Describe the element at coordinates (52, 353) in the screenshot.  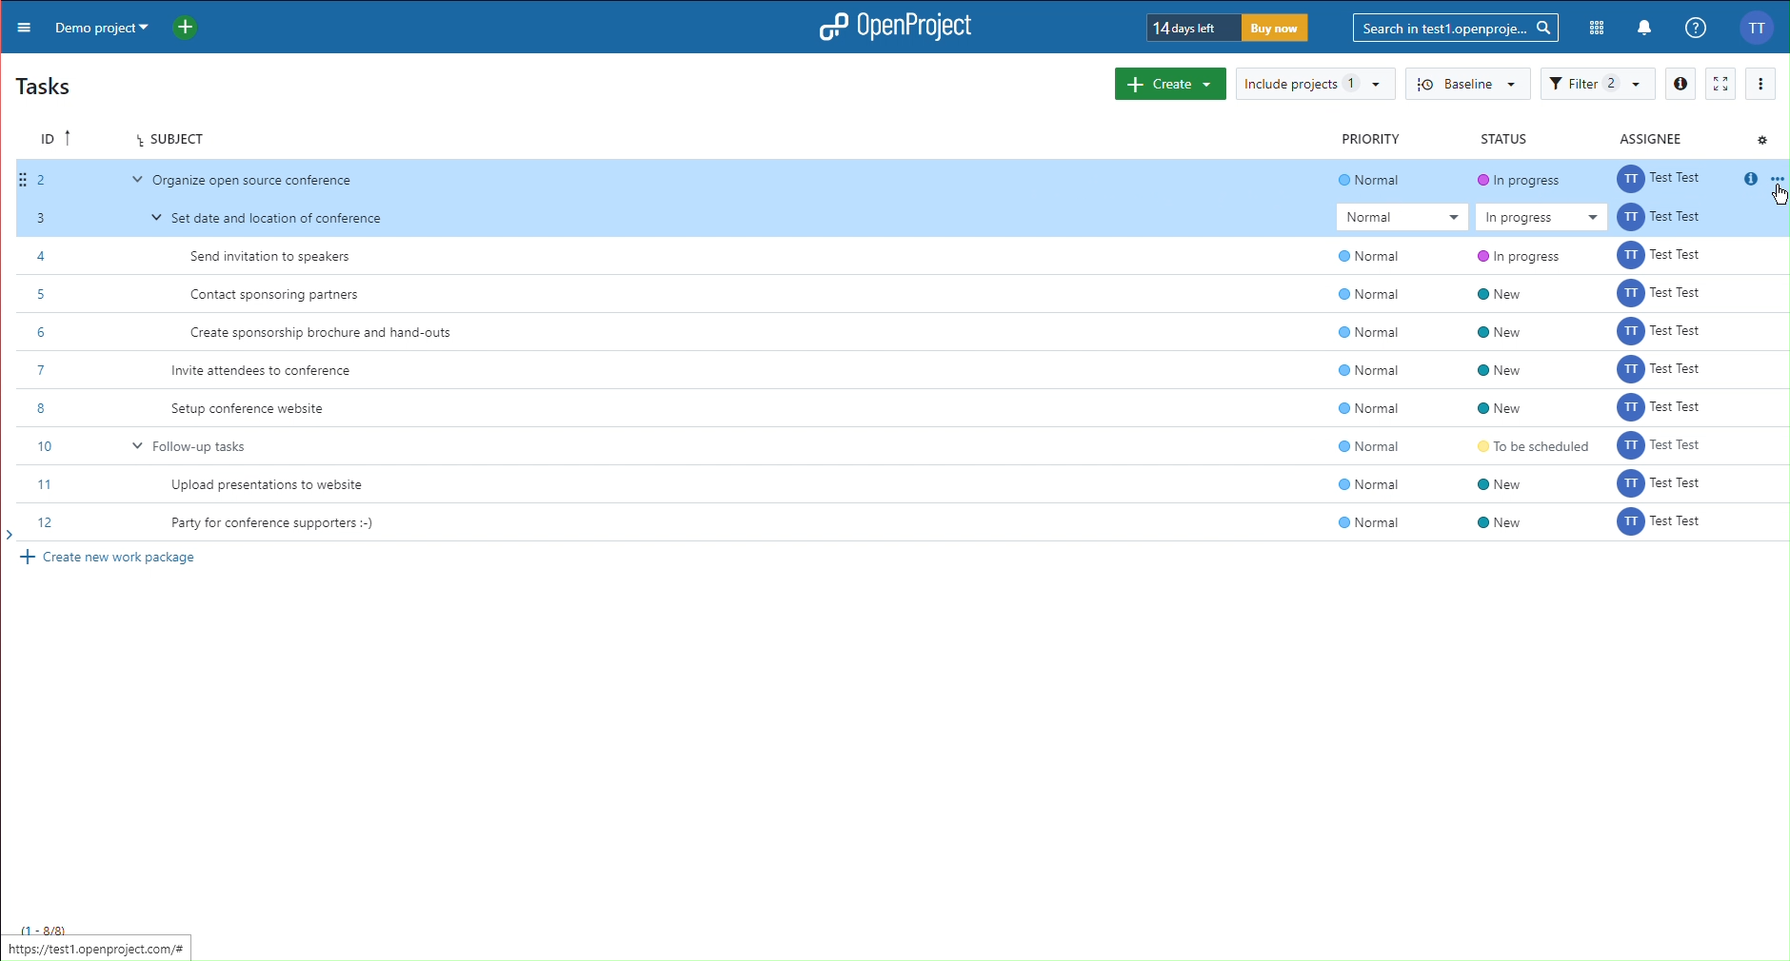
I see `Task IDs` at that location.